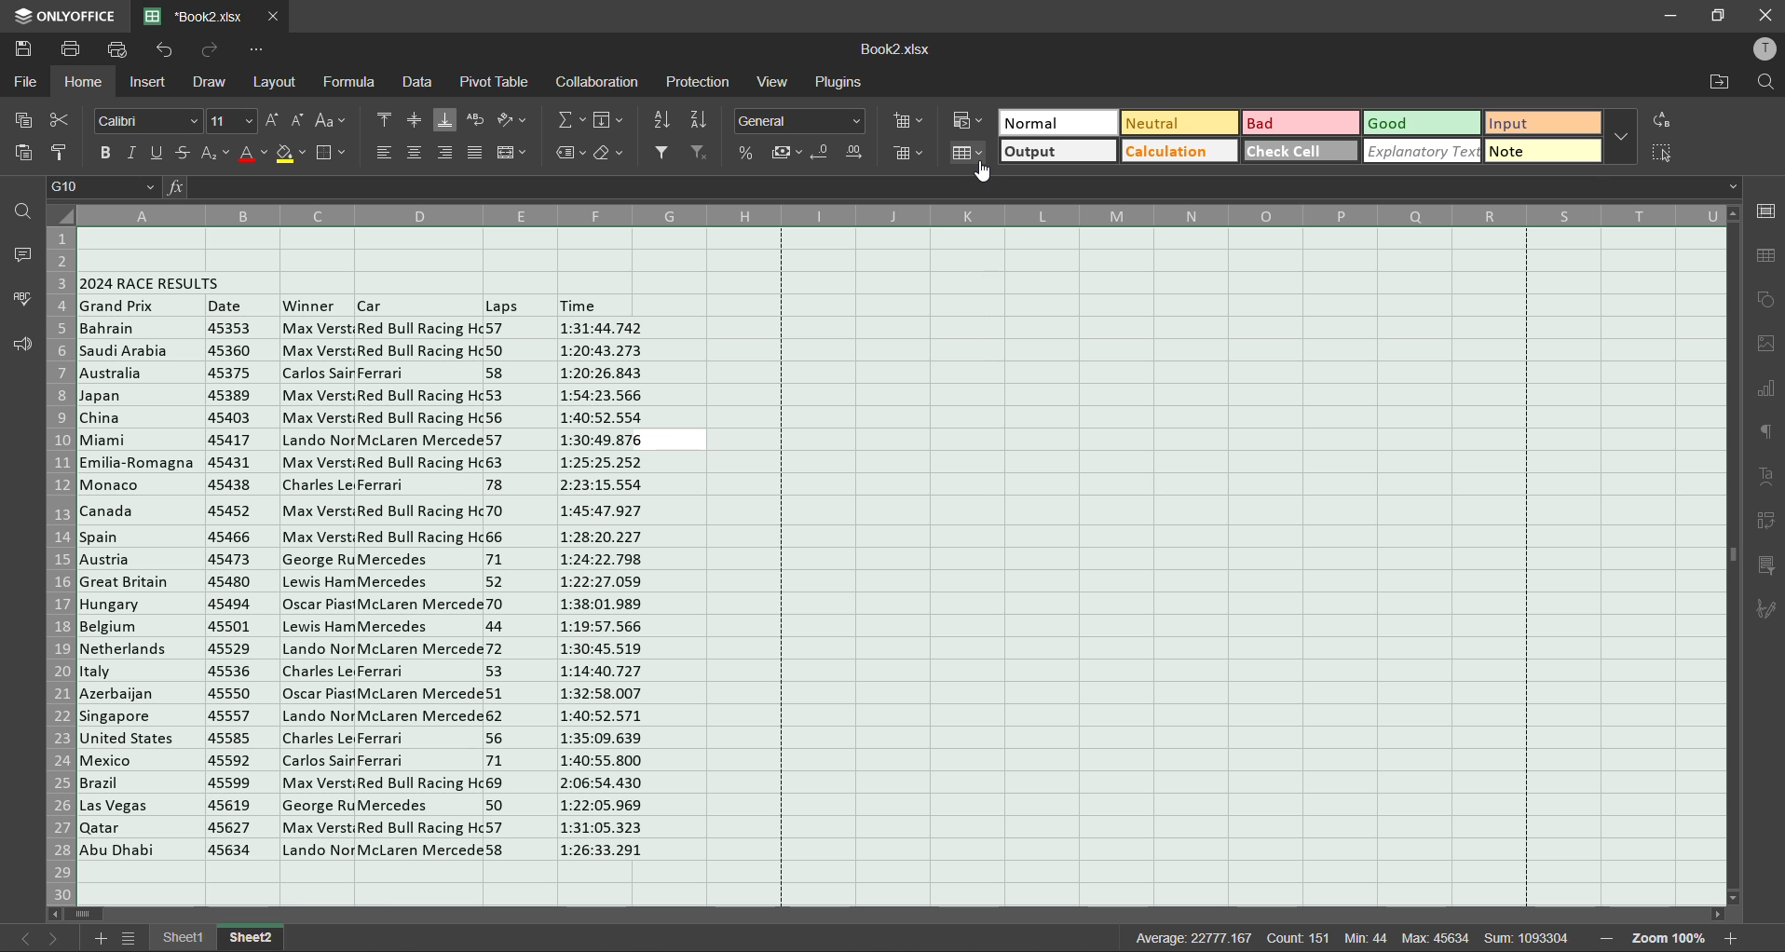 This screenshot has width=1785, height=952. I want to click on quick print, so click(122, 51).